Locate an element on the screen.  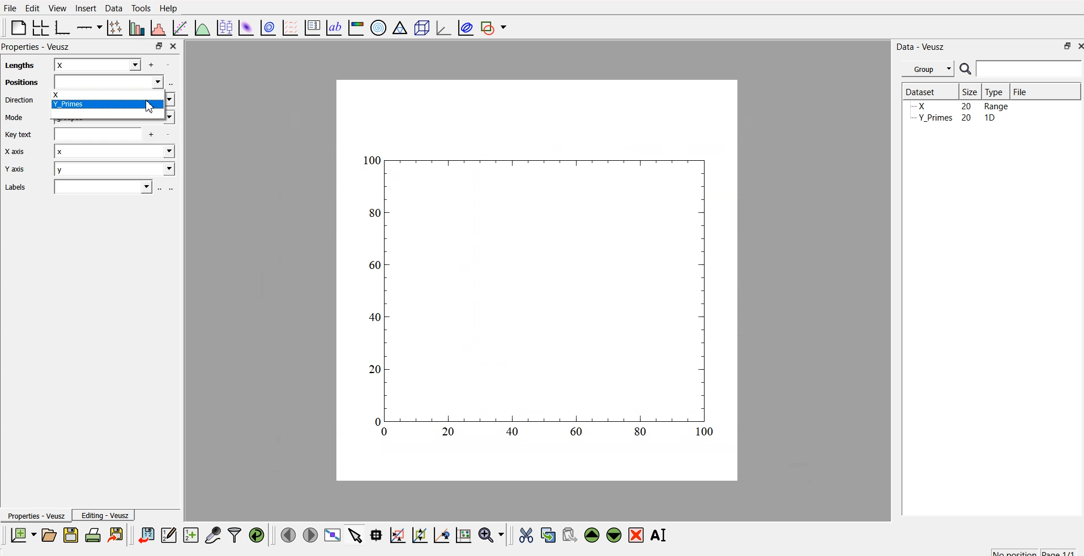
Mode is located at coordinates (17, 117).